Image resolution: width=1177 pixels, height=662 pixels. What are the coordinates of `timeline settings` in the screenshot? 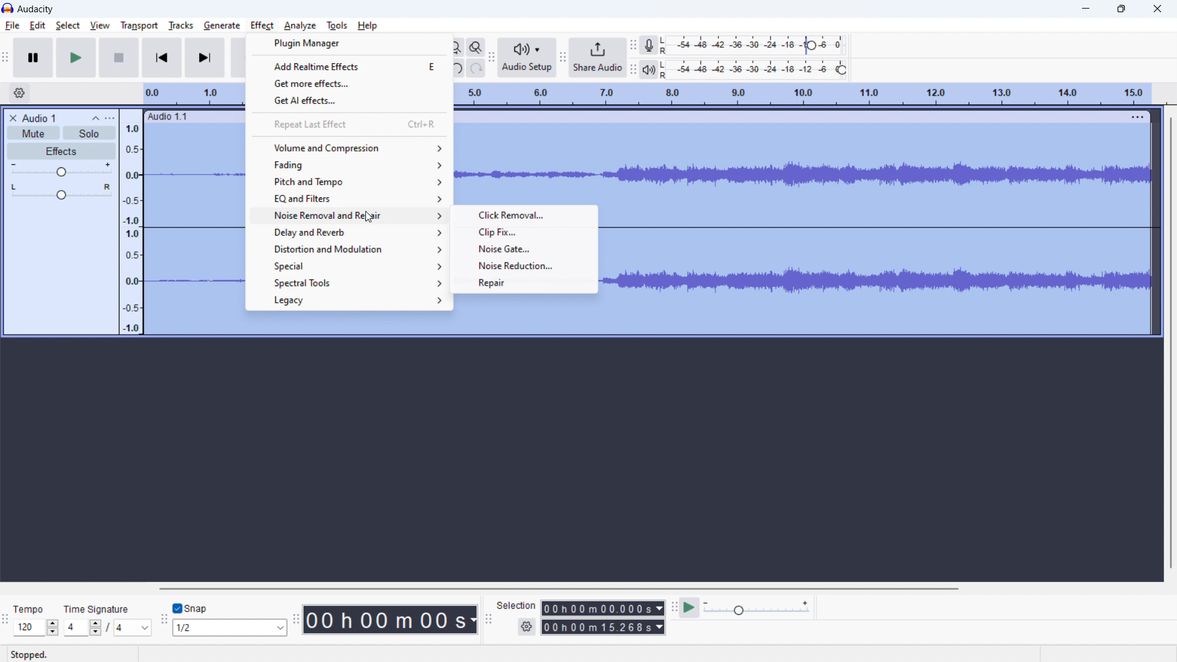 It's located at (20, 93).